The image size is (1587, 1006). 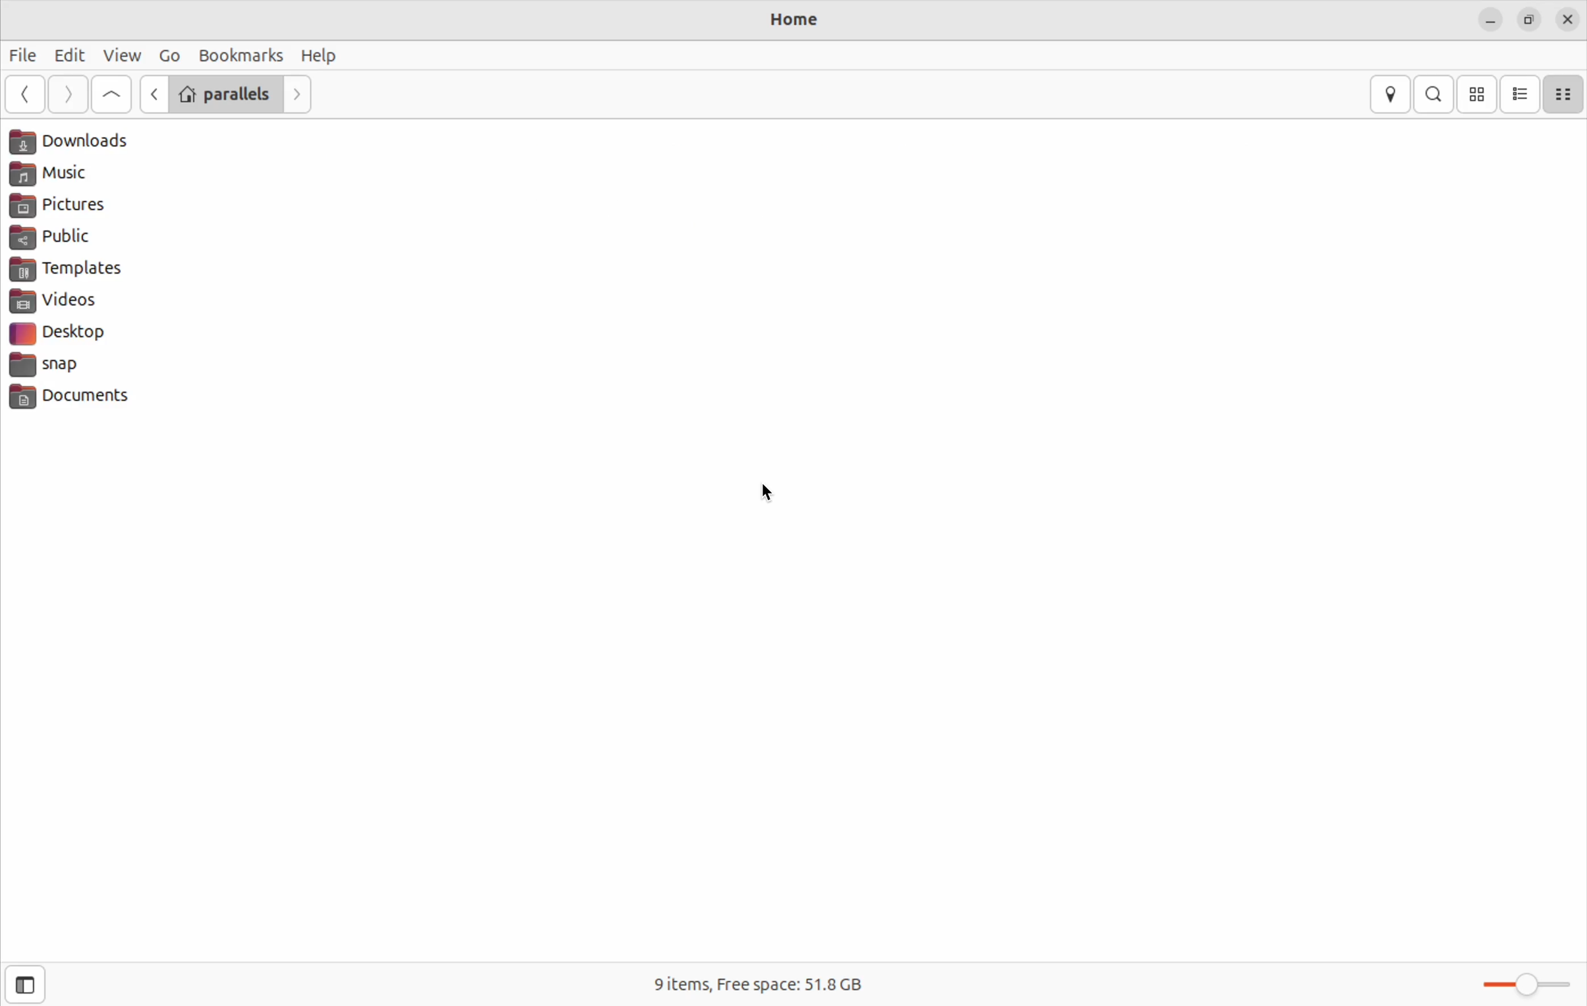 I want to click on public, so click(x=72, y=240).